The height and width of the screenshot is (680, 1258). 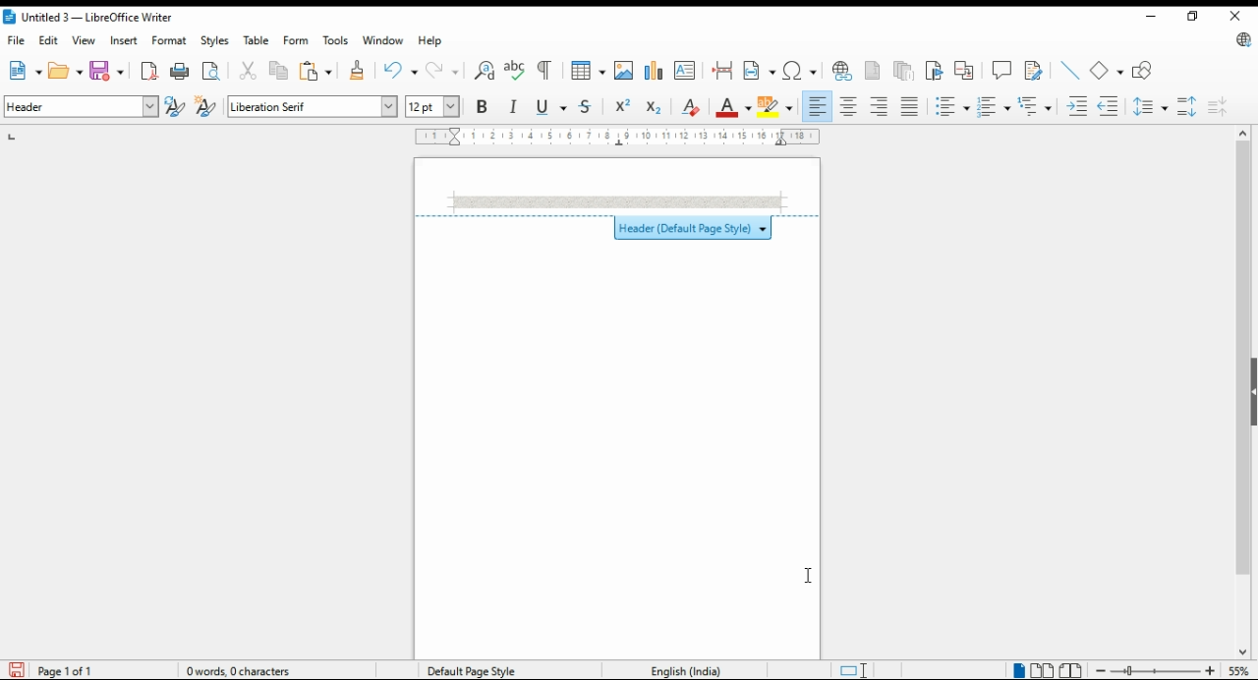 What do you see at coordinates (724, 71) in the screenshot?
I see `insert page break` at bounding box center [724, 71].